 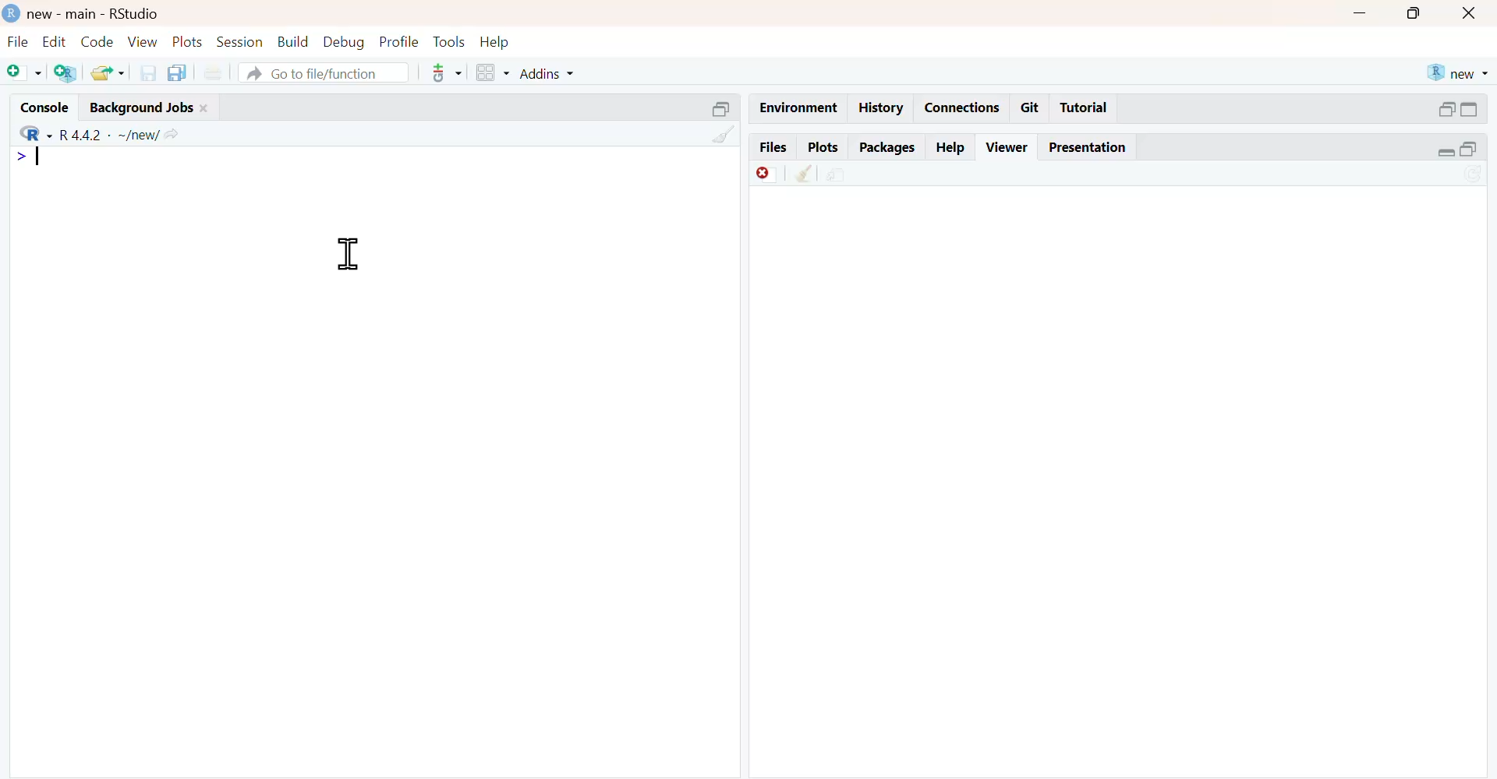 What do you see at coordinates (294, 41) in the screenshot?
I see `build` at bounding box center [294, 41].